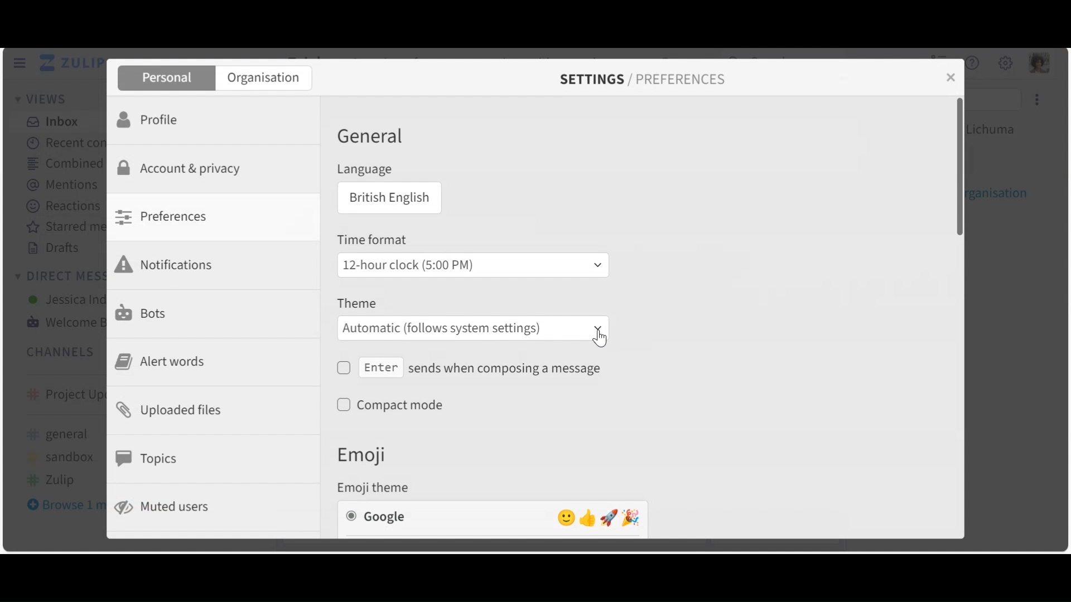  What do you see at coordinates (949, 78) in the screenshot?
I see `Close` at bounding box center [949, 78].